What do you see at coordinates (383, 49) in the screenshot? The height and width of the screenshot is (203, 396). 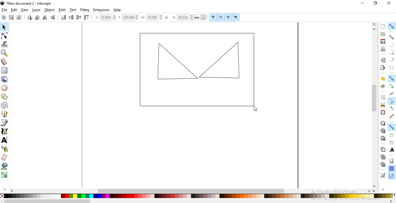 I see `print document` at bounding box center [383, 49].